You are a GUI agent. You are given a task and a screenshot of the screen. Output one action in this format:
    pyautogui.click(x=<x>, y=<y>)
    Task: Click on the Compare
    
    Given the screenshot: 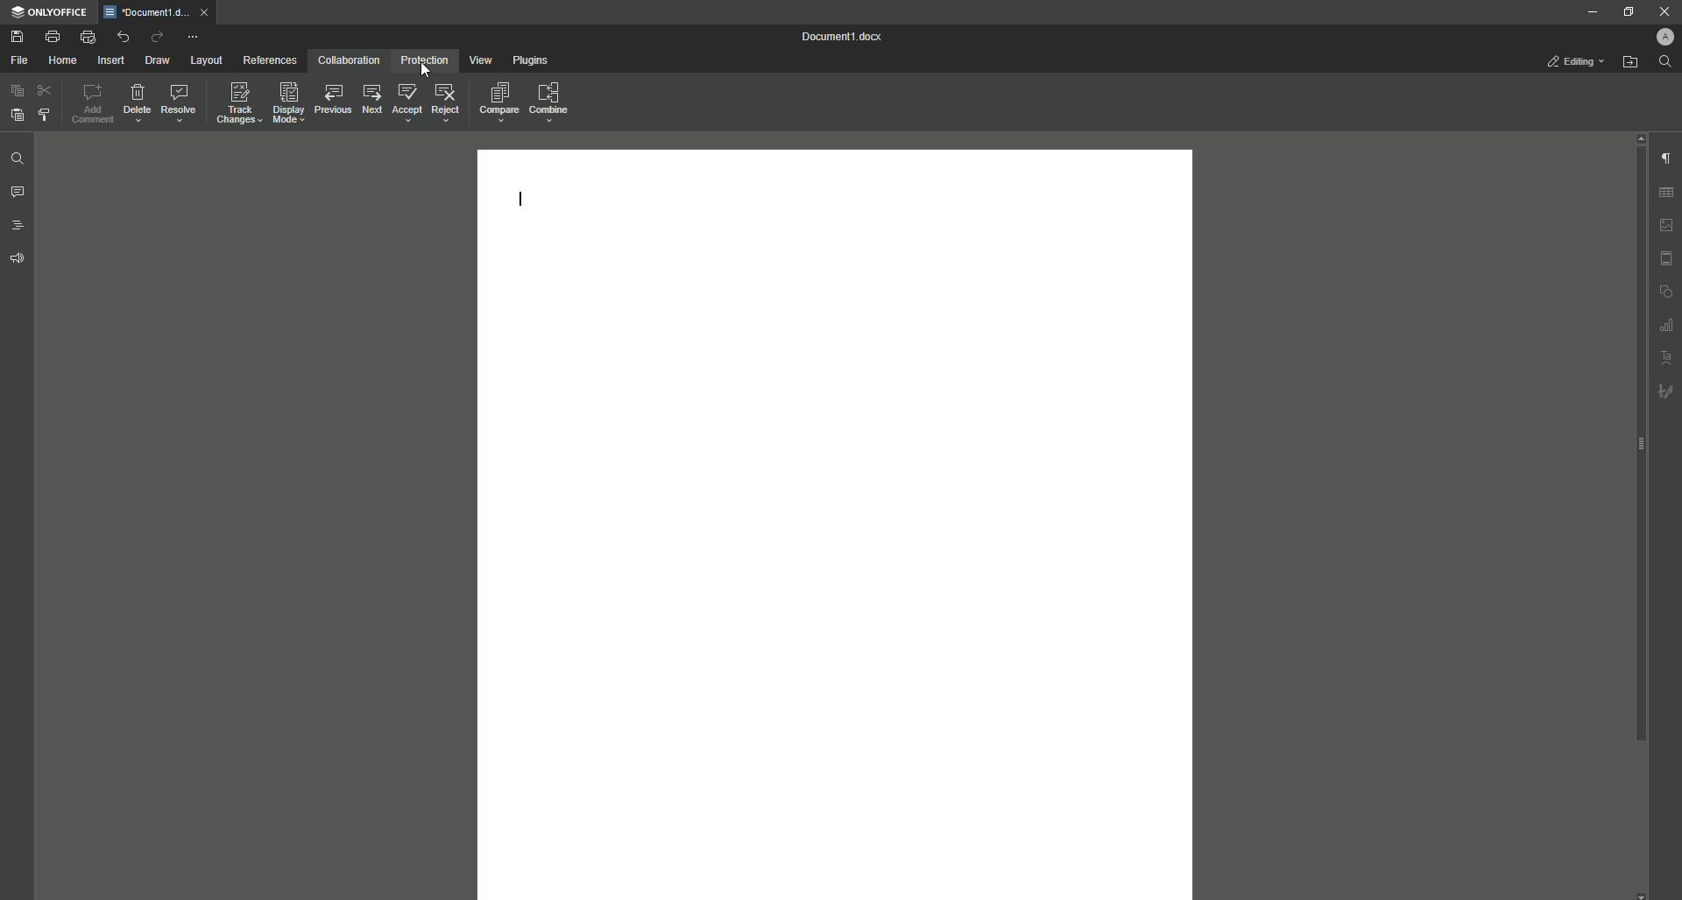 What is the action you would take?
    pyautogui.click(x=498, y=102)
    